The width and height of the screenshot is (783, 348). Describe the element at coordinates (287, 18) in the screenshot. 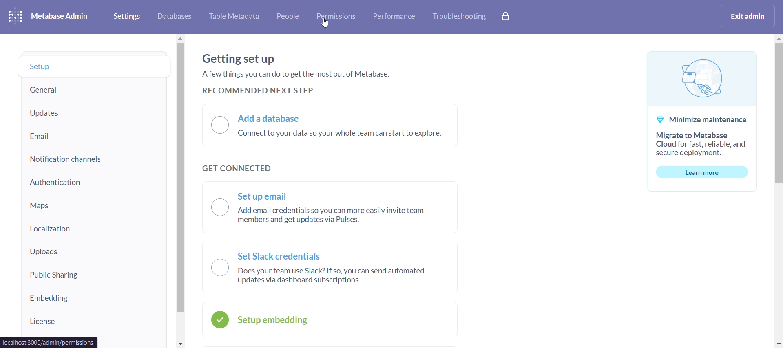

I see `people` at that location.